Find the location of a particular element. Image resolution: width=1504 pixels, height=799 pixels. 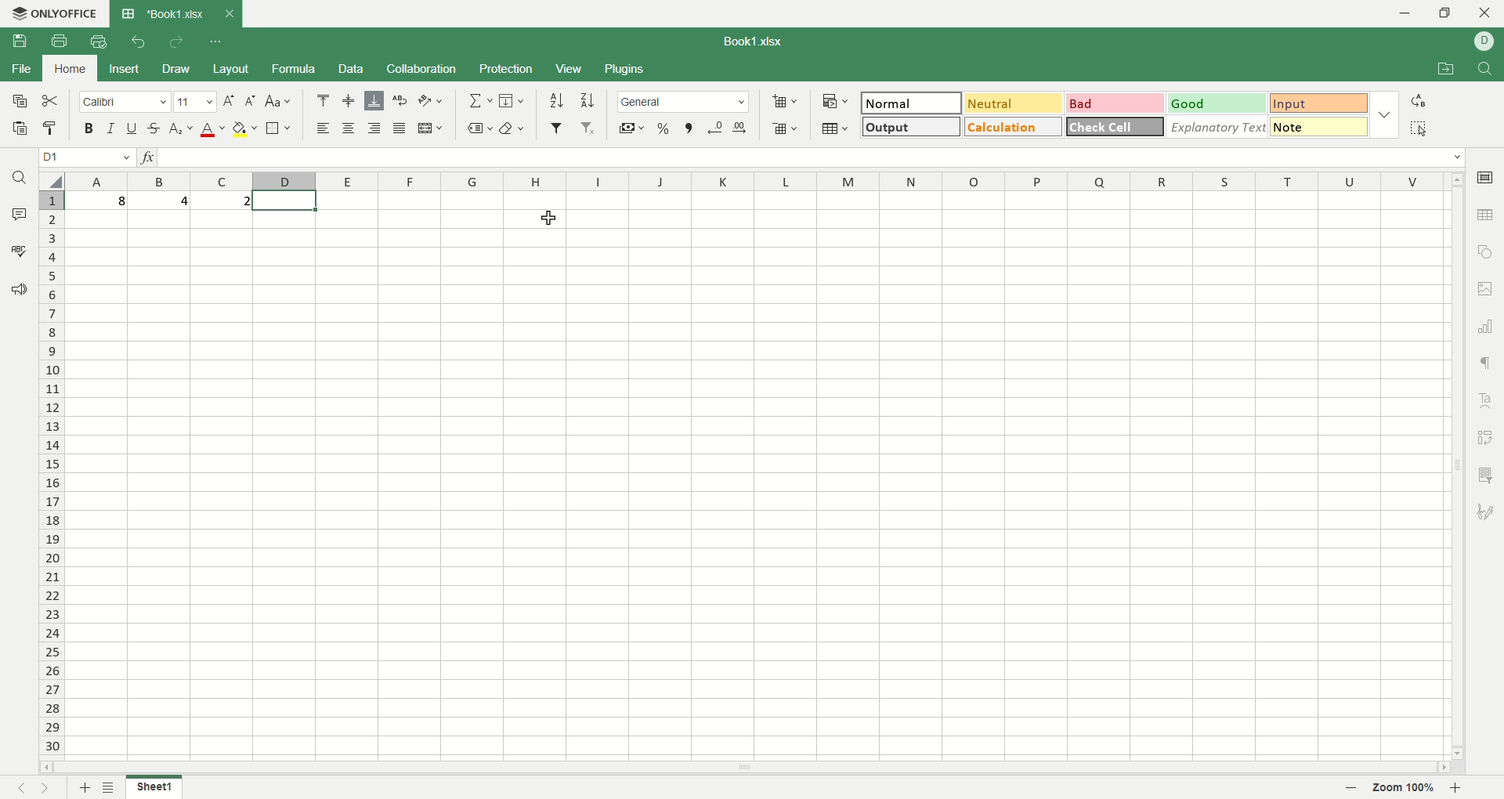

object settings is located at coordinates (1486, 251).